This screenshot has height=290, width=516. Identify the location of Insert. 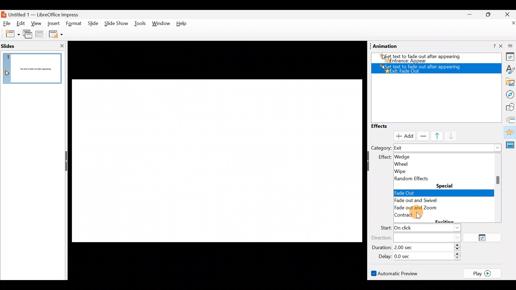
(53, 23).